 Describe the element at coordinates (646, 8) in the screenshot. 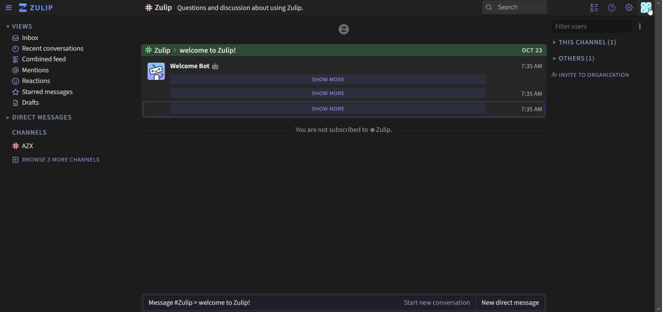

I see `personal menu` at that location.